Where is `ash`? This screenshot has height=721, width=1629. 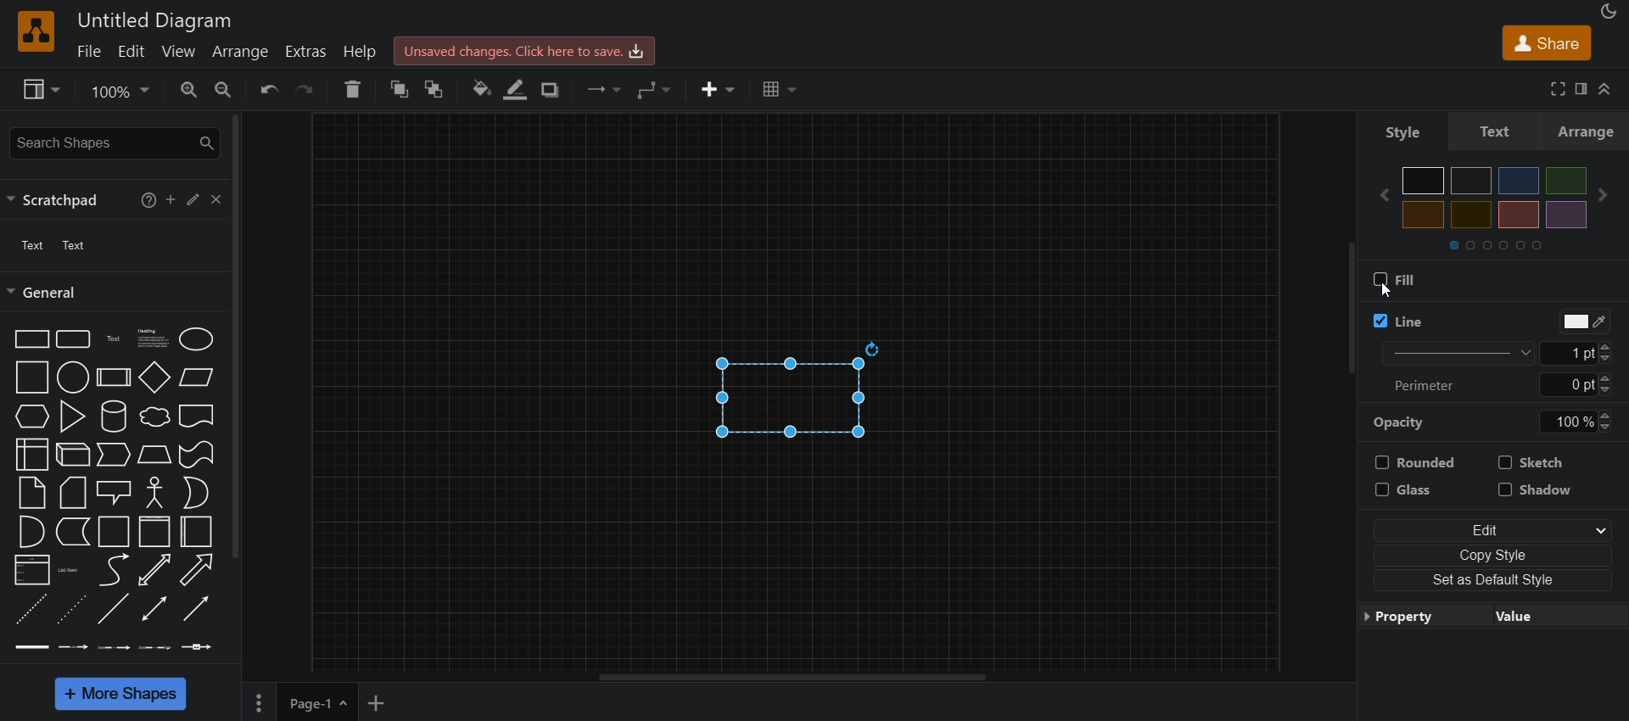
ash is located at coordinates (1470, 181).